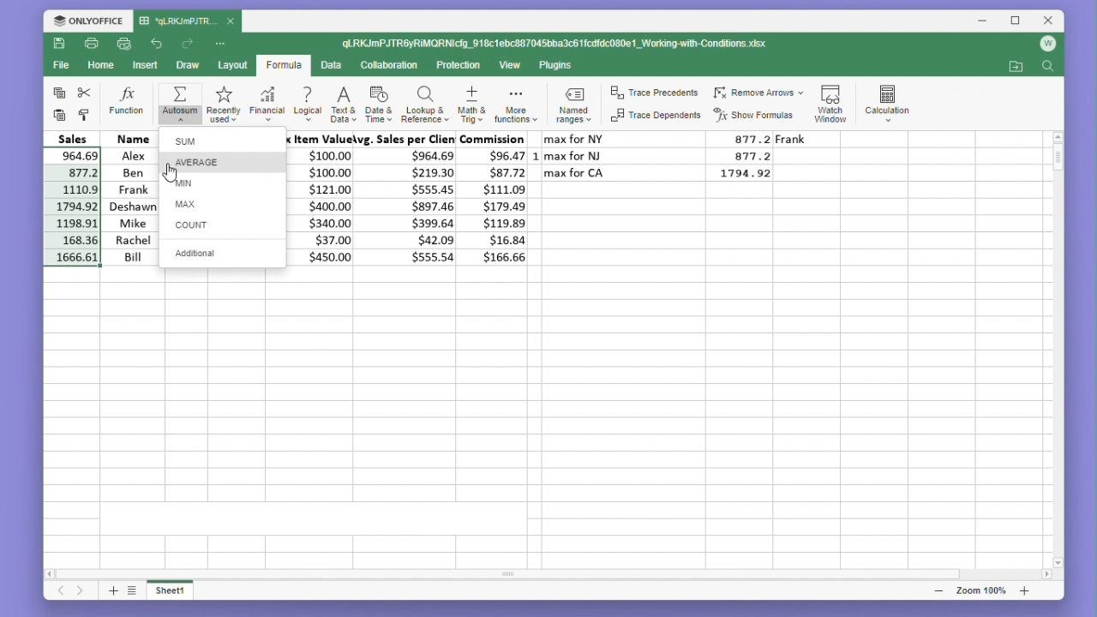 Image resolution: width=1097 pixels, height=617 pixels. Describe the element at coordinates (656, 94) in the screenshot. I see `trace precedents` at that location.